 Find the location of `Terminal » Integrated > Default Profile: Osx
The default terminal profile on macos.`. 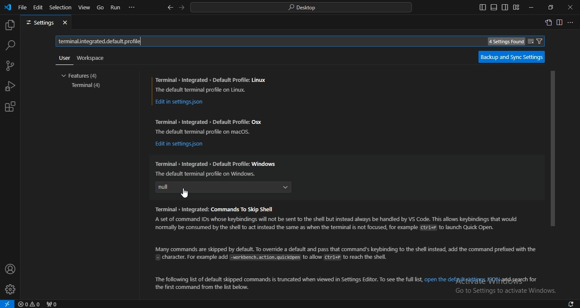

Terminal » Integrated > Default Profile: Osx
The default terminal profile on macos. is located at coordinates (211, 125).